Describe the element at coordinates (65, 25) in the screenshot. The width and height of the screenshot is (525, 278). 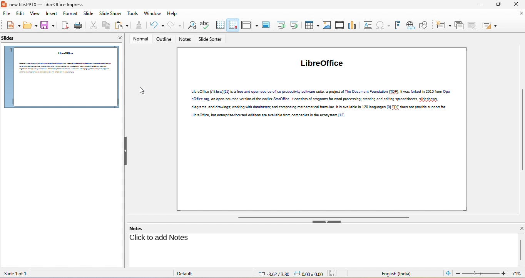
I see `export directly as pdf` at that location.